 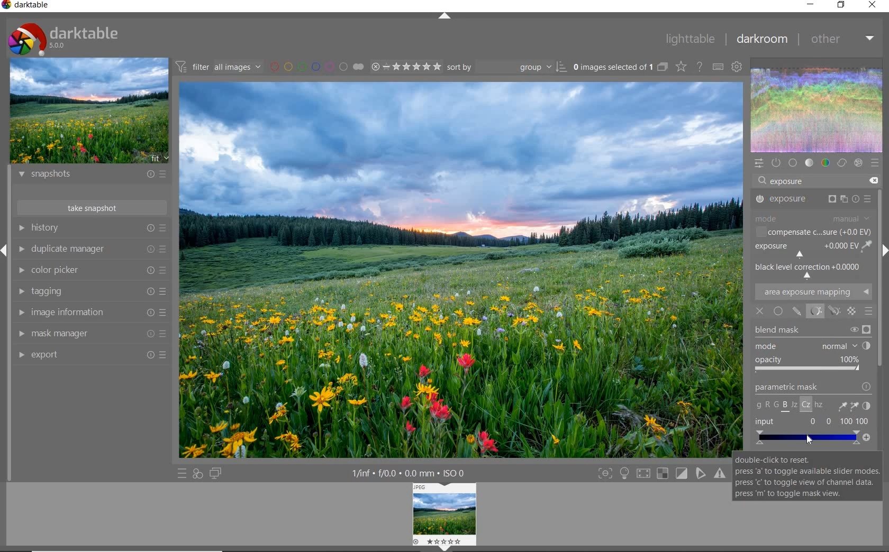 What do you see at coordinates (93, 355) in the screenshot?
I see `export` at bounding box center [93, 355].